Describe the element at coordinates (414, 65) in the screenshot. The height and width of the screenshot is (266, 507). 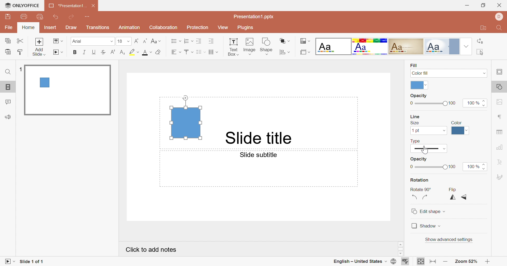
I see `Fill` at that location.